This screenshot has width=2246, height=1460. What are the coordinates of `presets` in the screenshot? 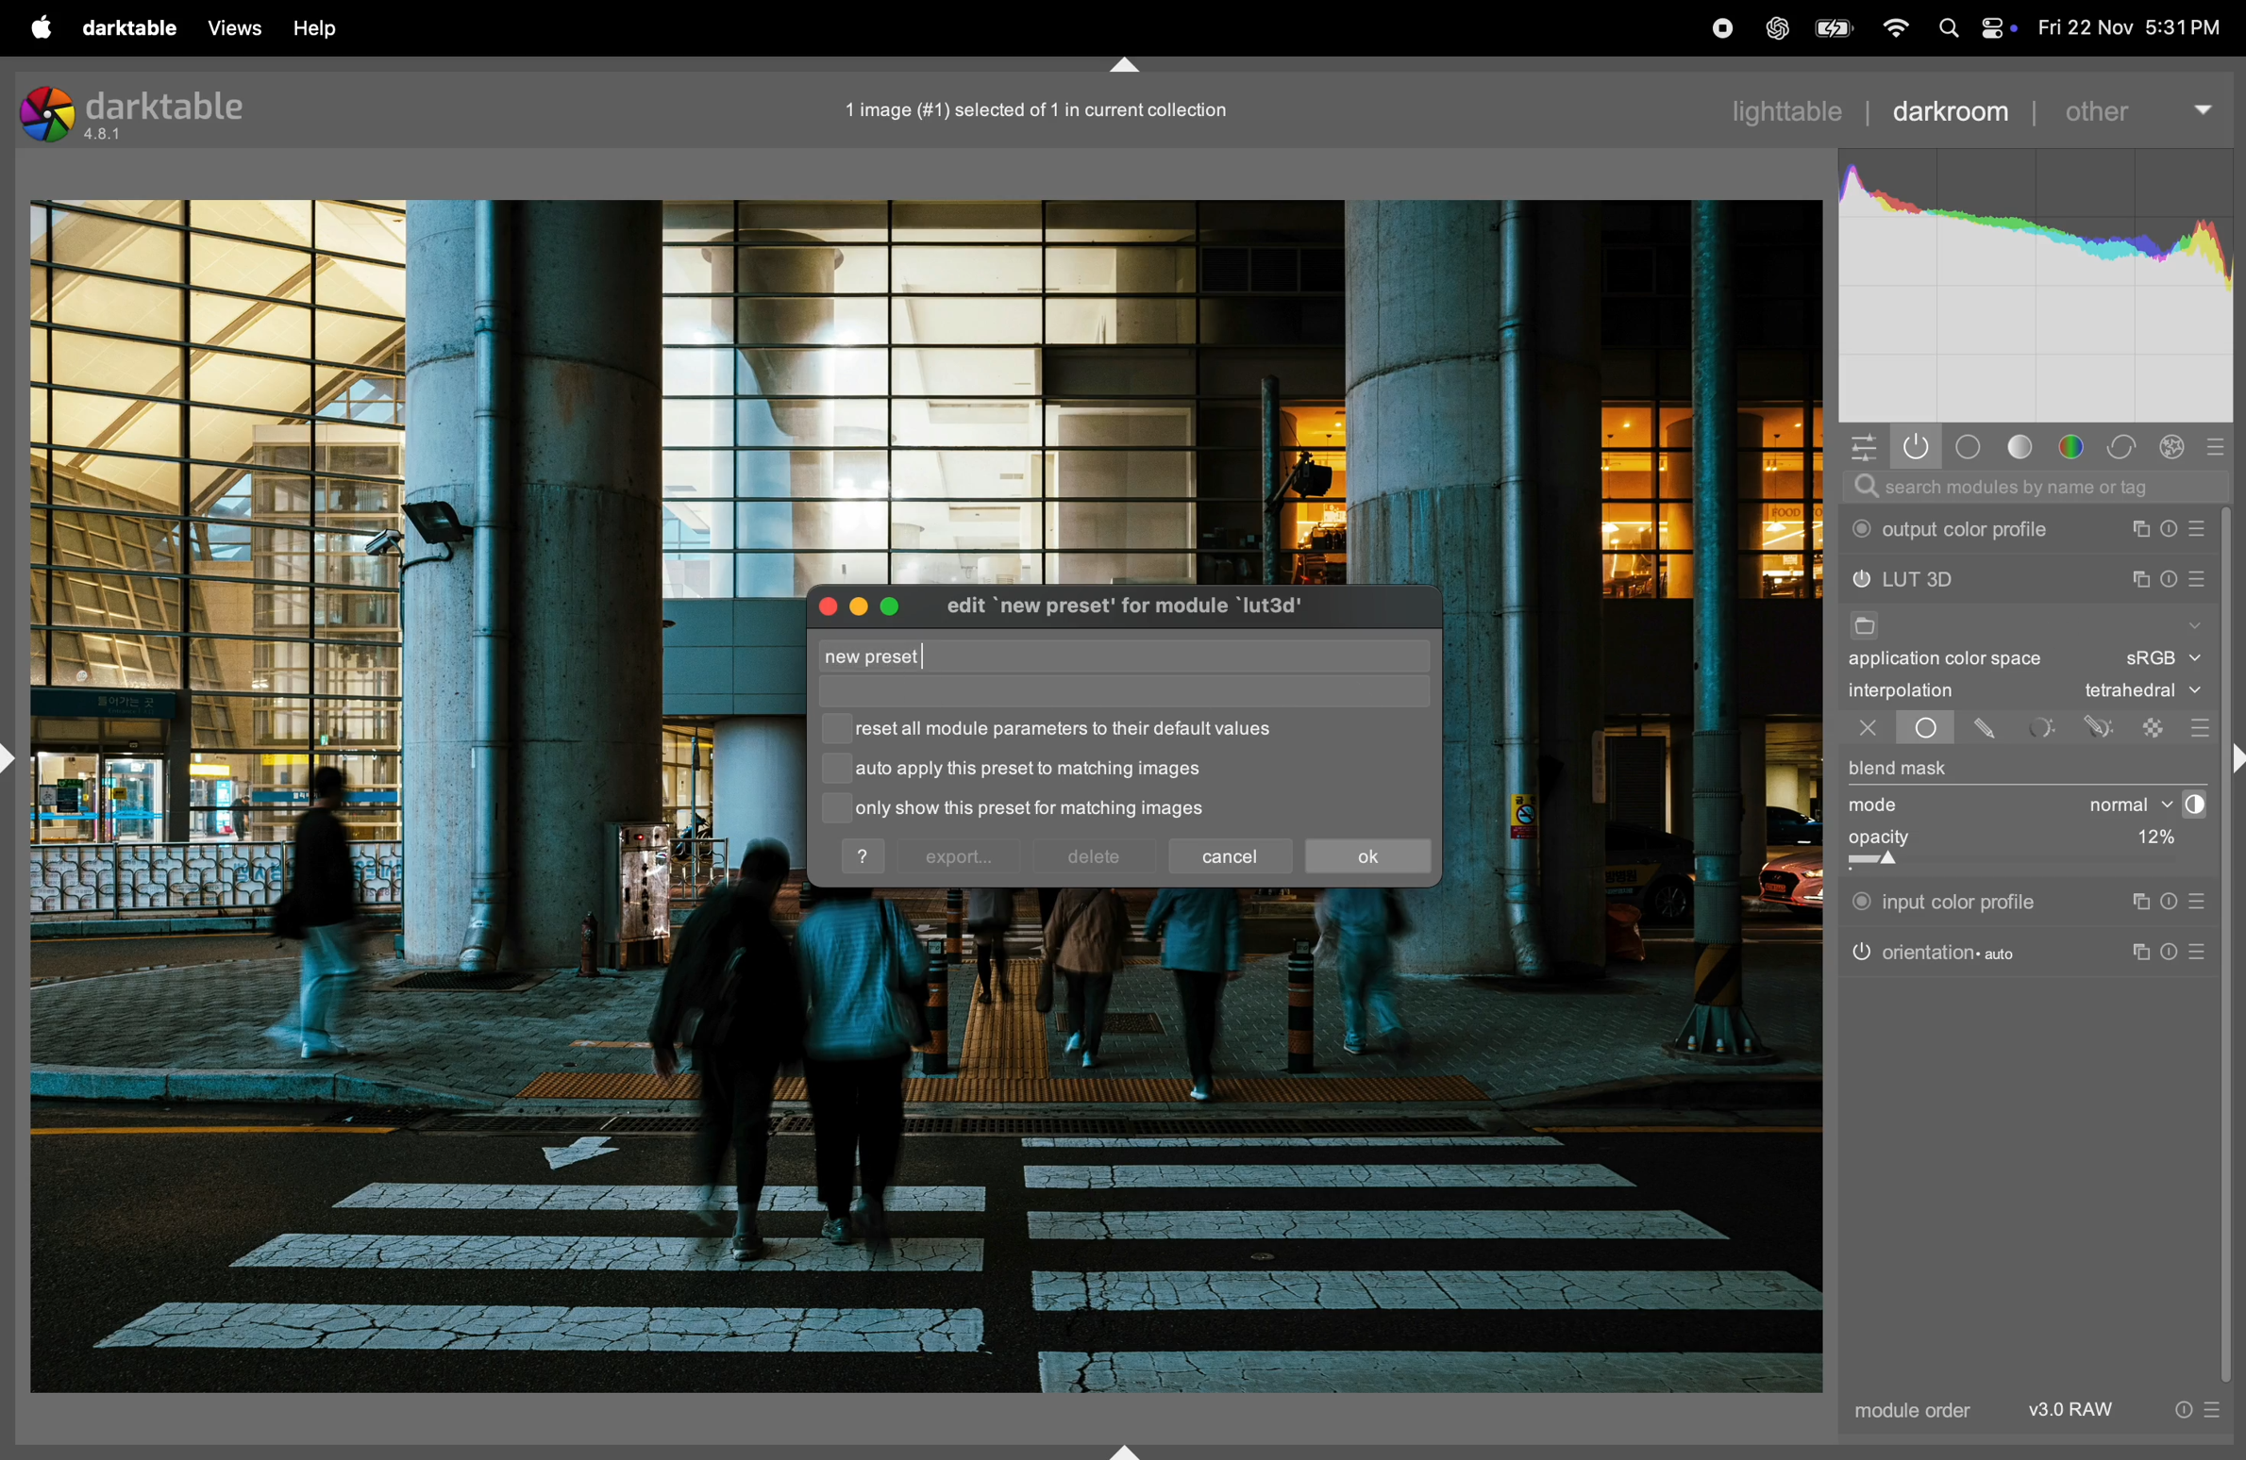 It's located at (2200, 582).